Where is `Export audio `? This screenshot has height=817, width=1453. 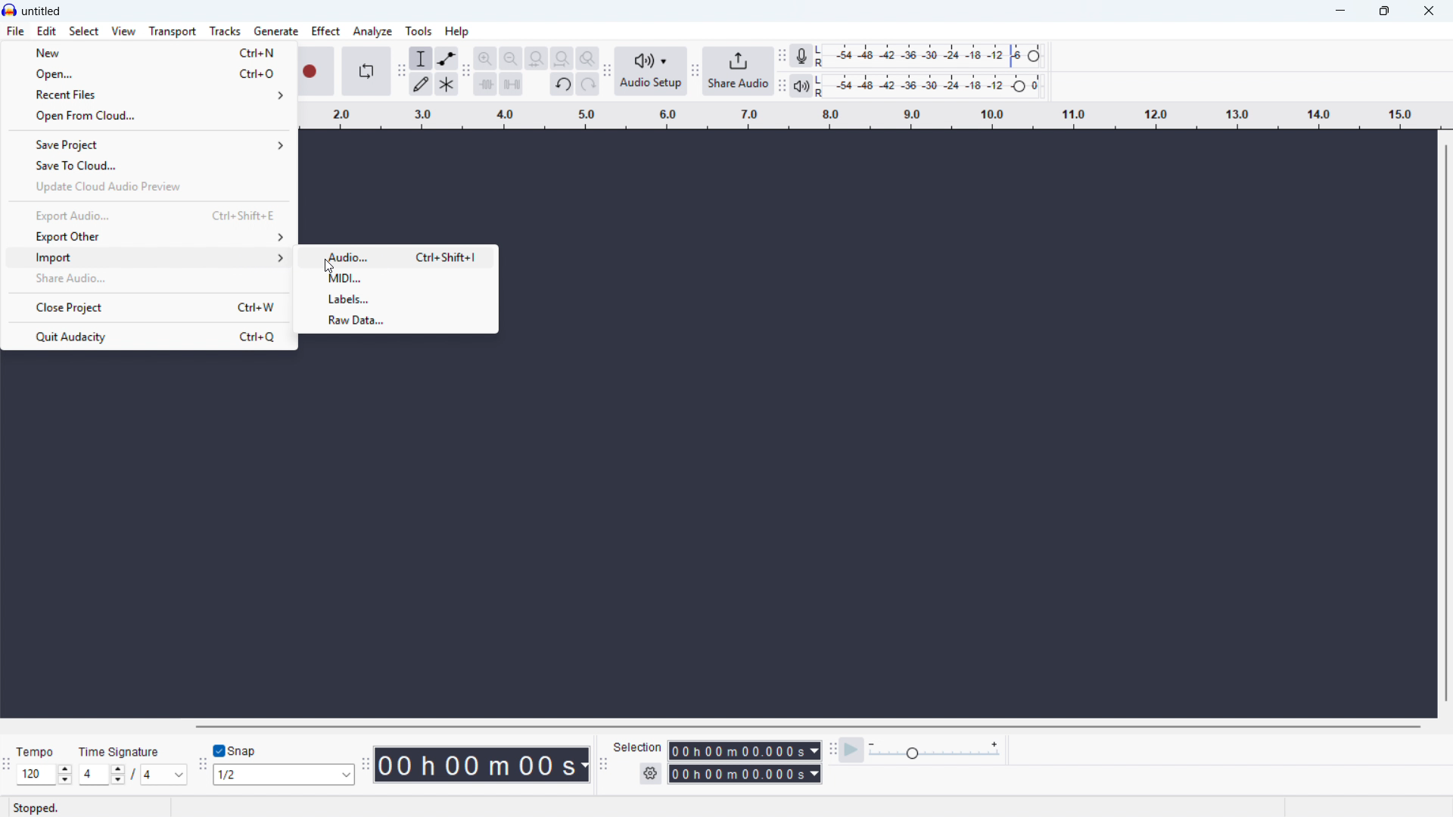
Export audio  is located at coordinates (146, 216).